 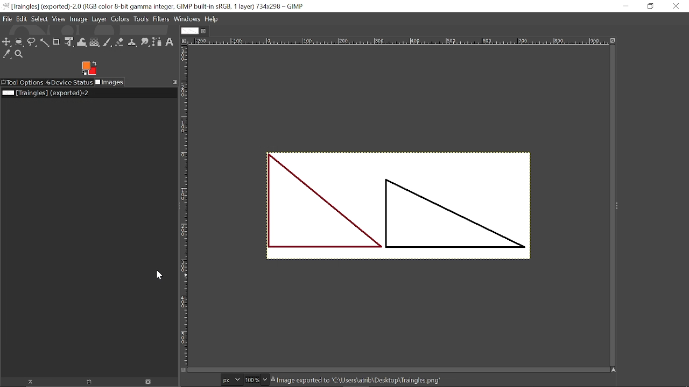 What do you see at coordinates (82, 42) in the screenshot?
I see `Wrap transform` at bounding box center [82, 42].